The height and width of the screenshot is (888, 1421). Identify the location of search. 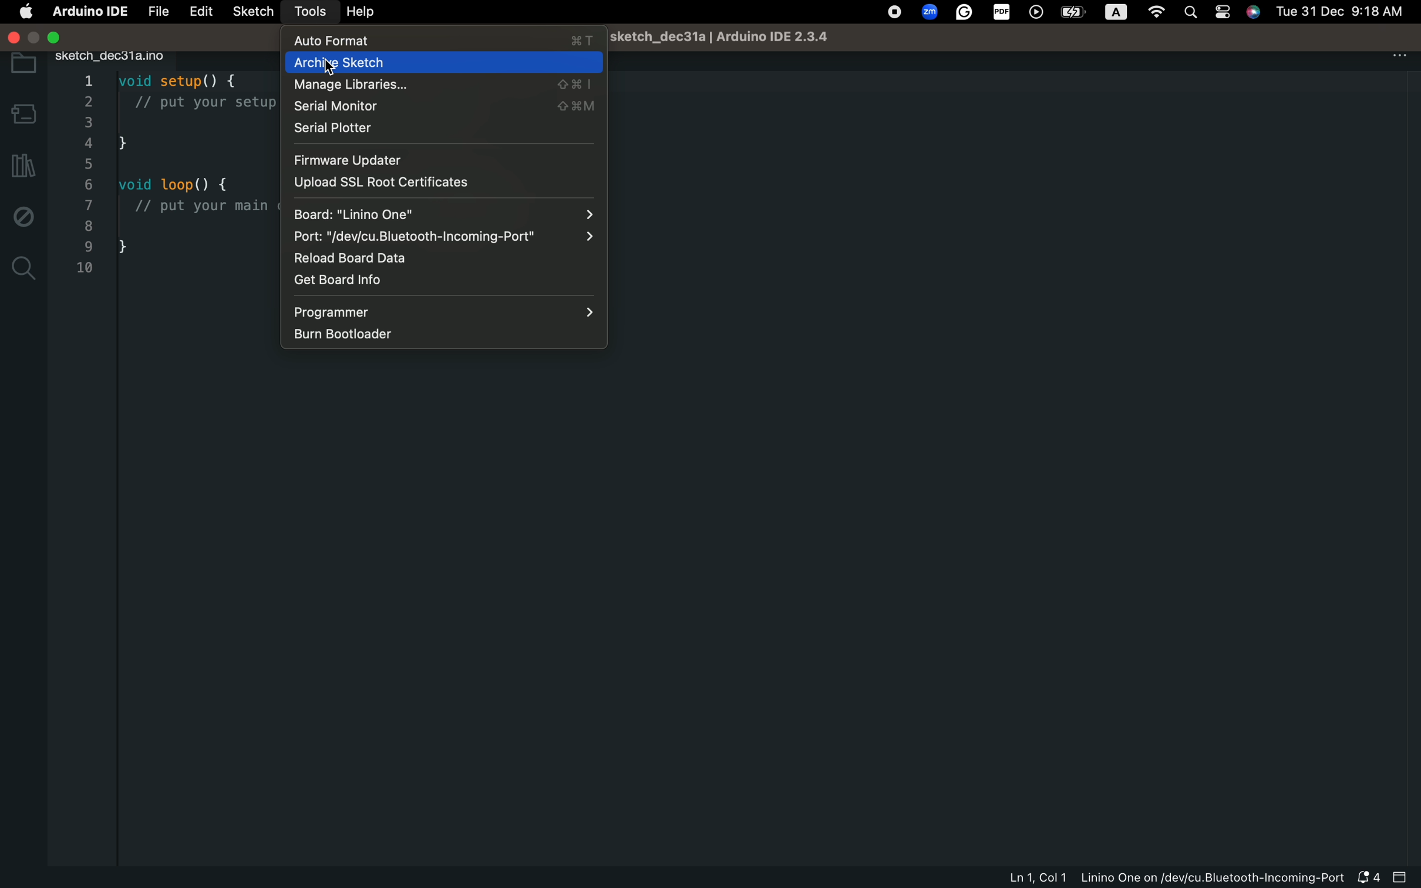
(24, 268).